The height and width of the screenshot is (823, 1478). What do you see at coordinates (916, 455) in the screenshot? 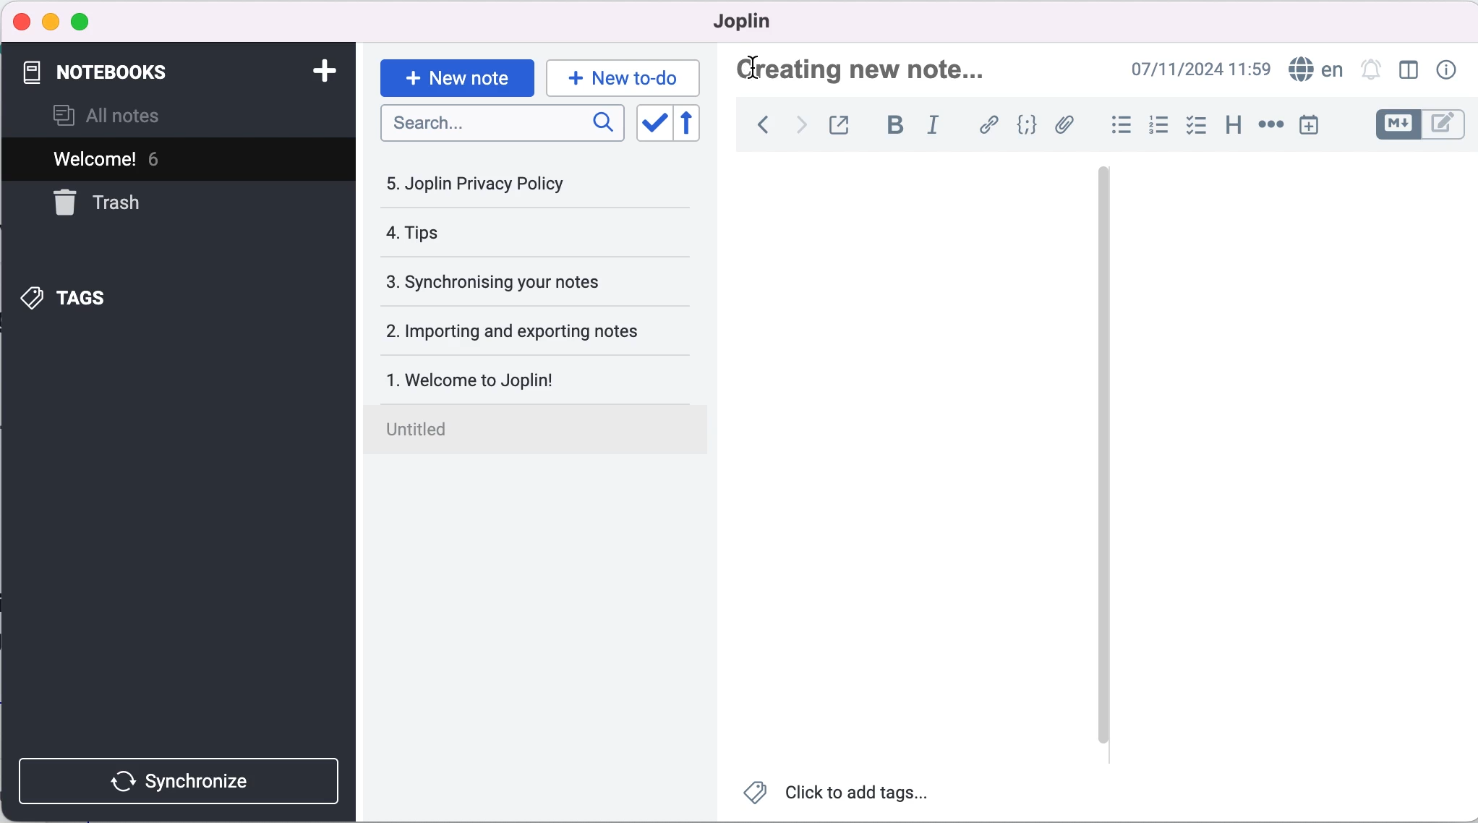
I see `blank canva` at bounding box center [916, 455].